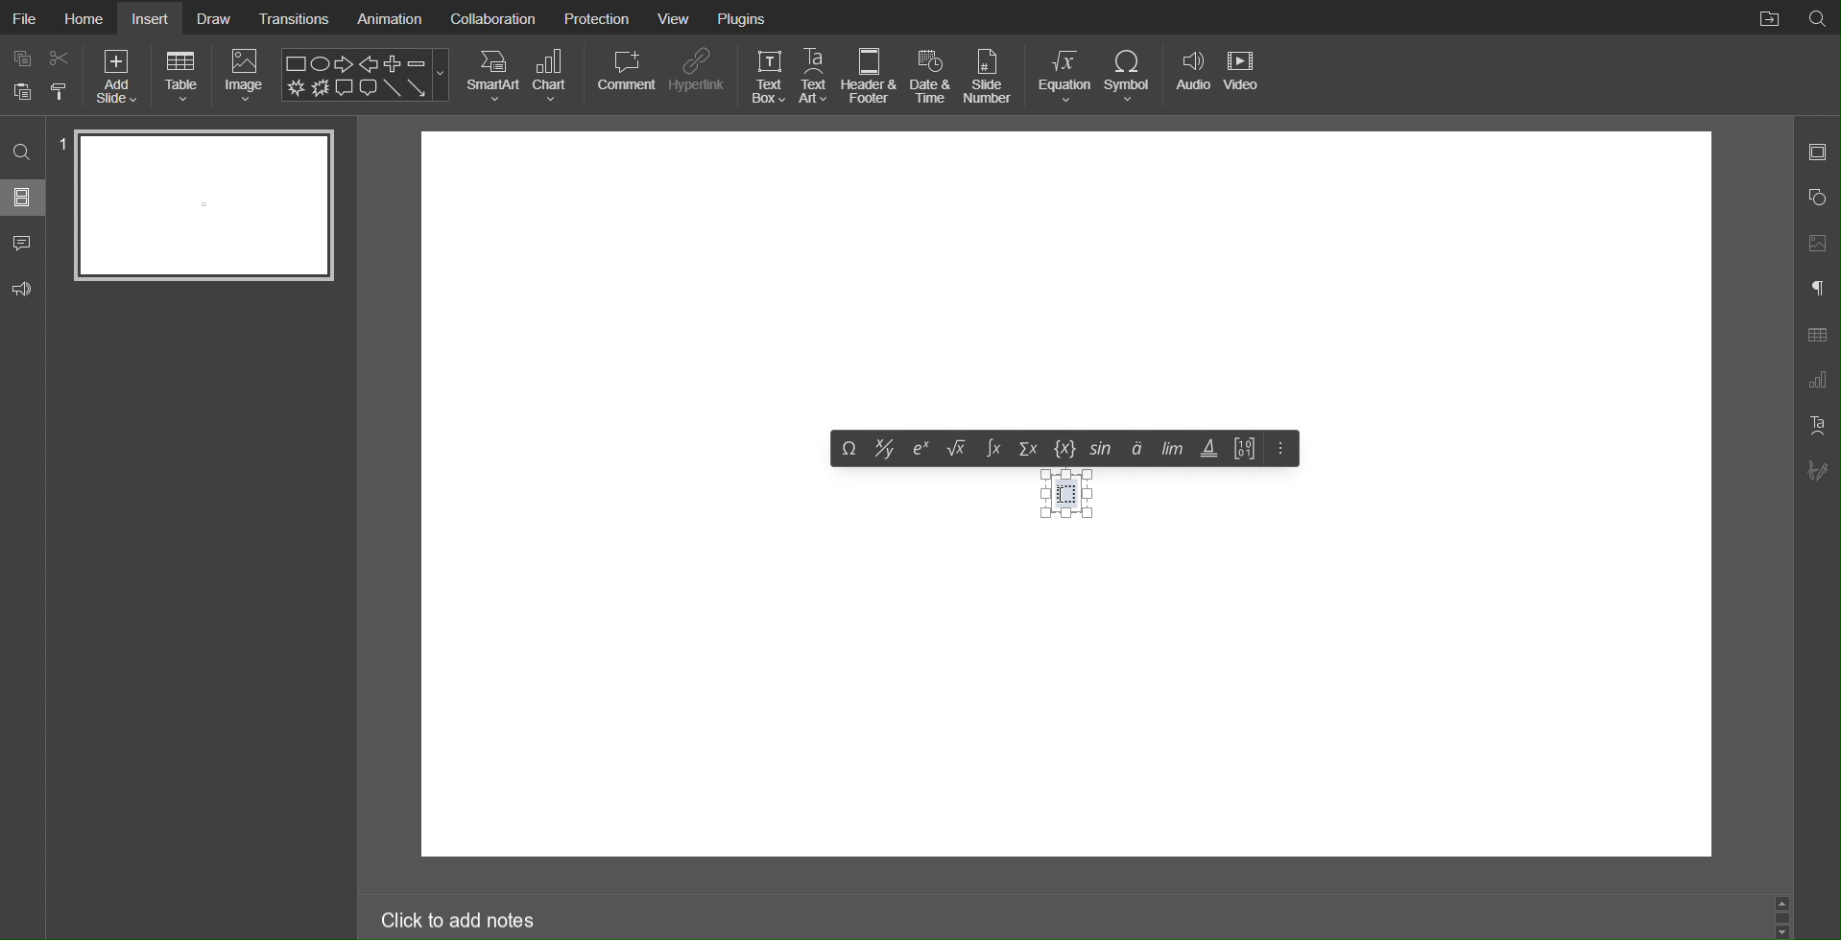 The width and height of the screenshot is (1841, 940). Describe the element at coordinates (389, 17) in the screenshot. I see `Animation` at that location.